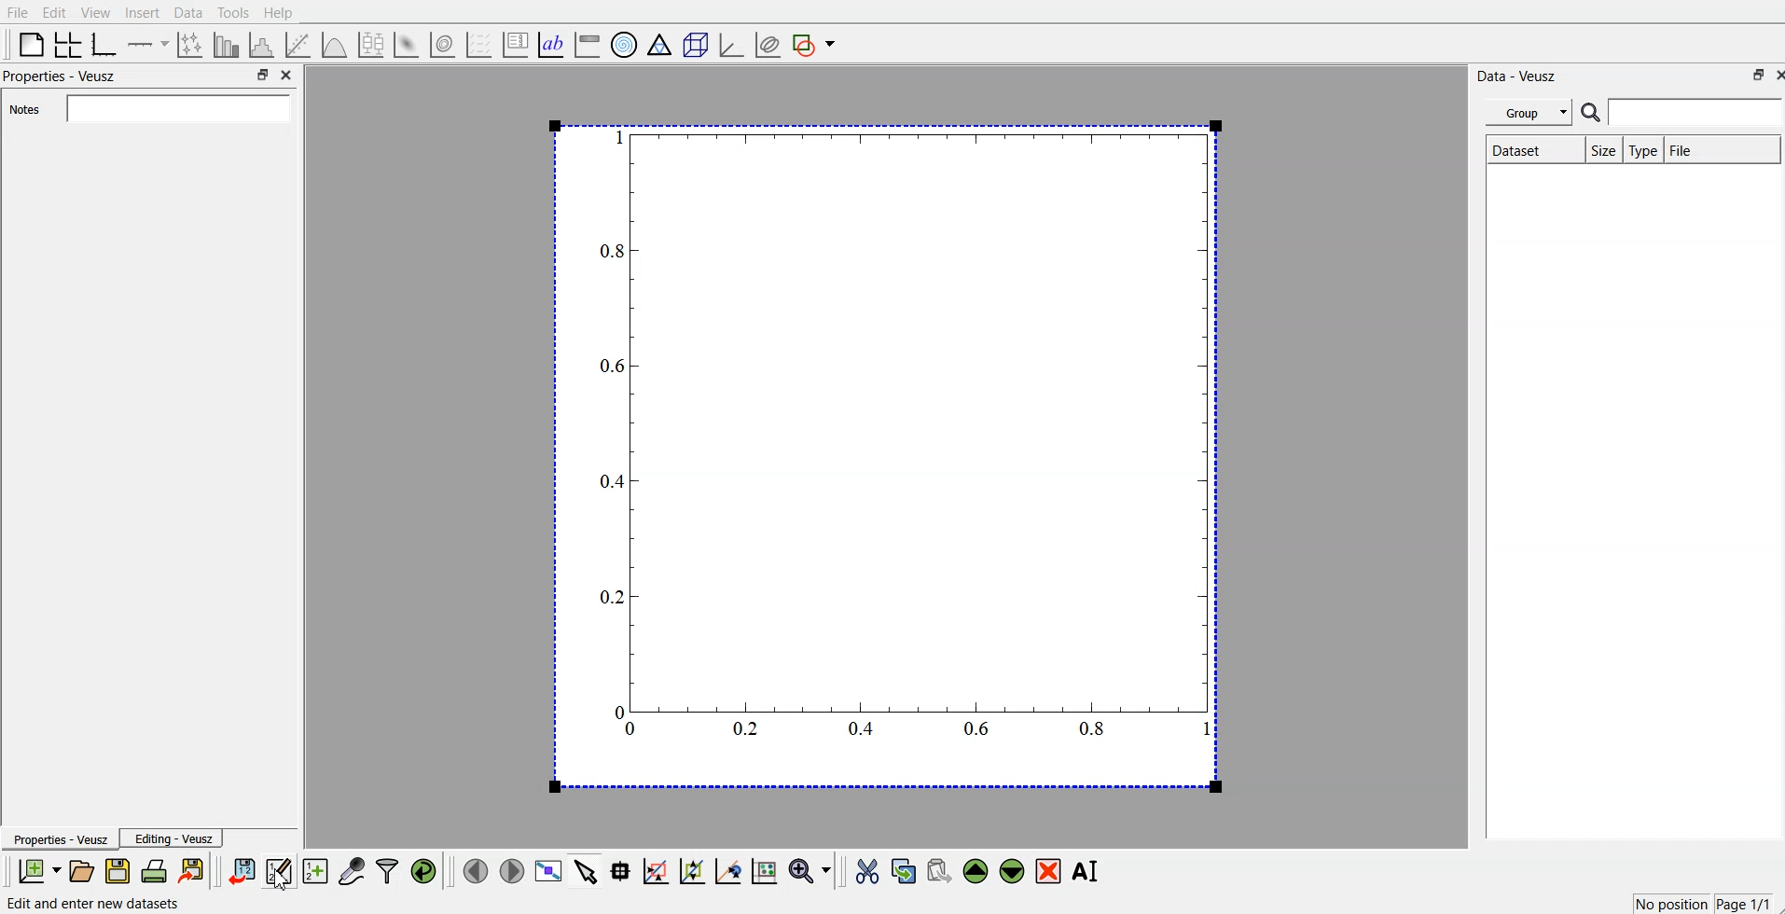 The height and width of the screenshot is (914, 1785). I want to click on Notes field, so click(176, 107).